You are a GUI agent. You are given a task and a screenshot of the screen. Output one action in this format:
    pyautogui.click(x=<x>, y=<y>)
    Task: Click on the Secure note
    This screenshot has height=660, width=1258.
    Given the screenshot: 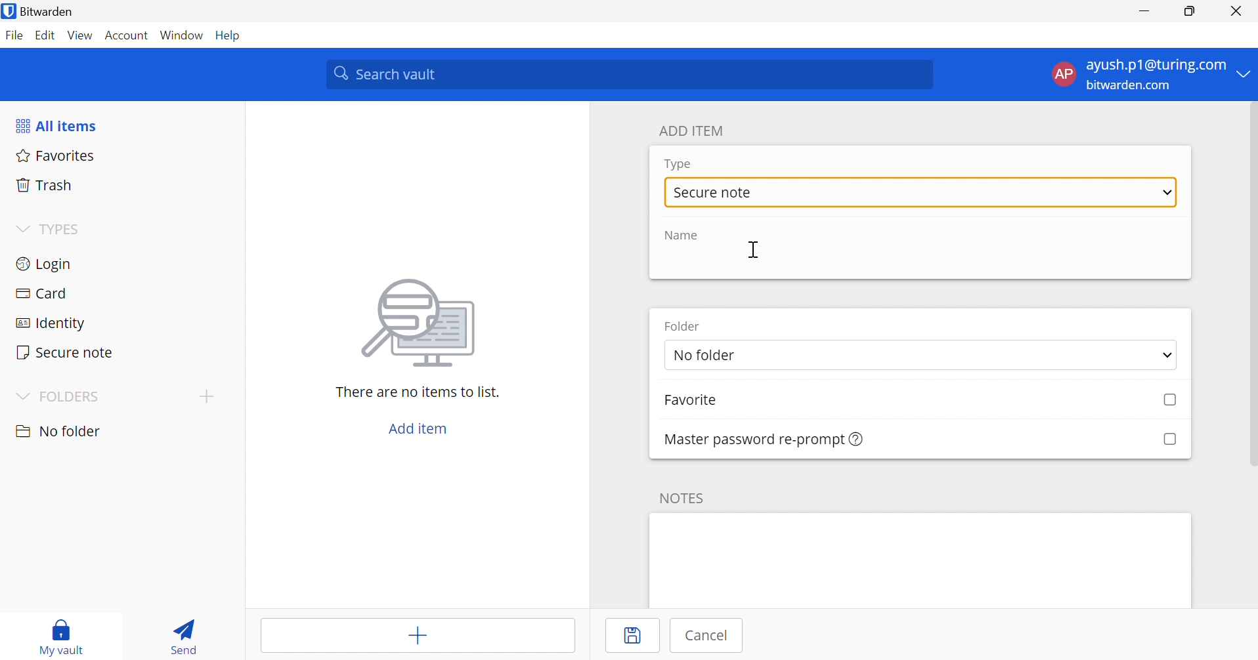 What is the action you would take?
    pyautogui.click(x=716, y=194)
    